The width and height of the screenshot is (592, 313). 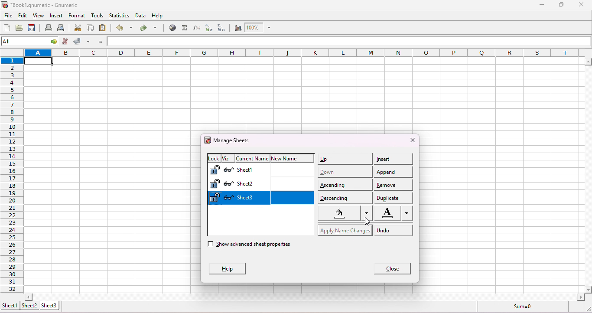 I want to click on paste, so click(x=104, y=29).